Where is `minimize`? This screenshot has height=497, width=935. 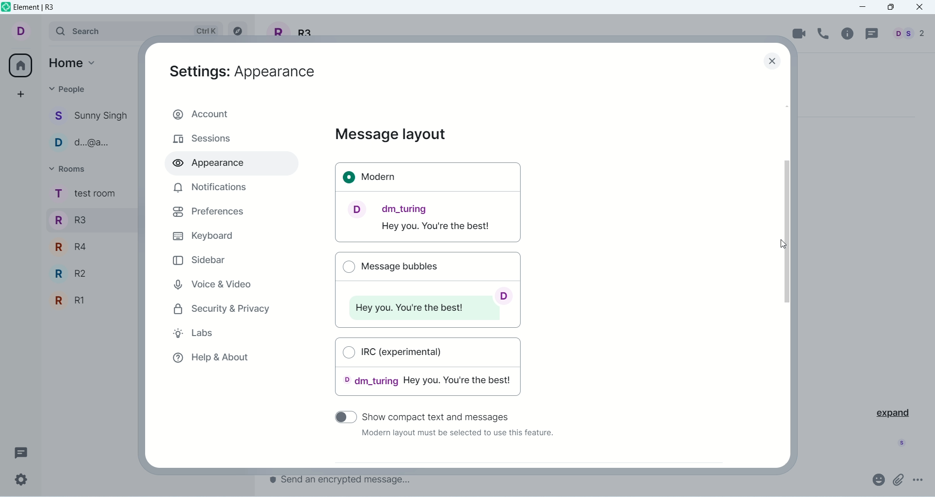
minimize is located at coordinates (866, 7).